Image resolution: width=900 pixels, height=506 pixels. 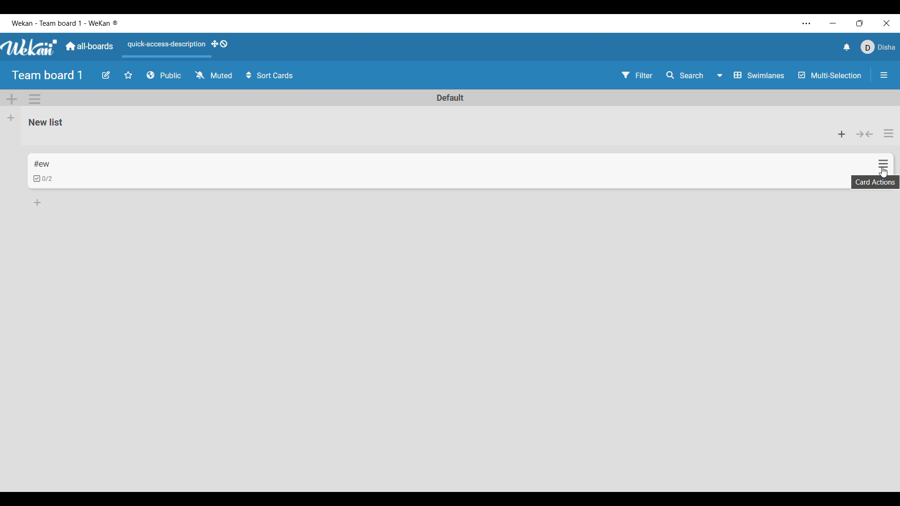 What do you see at coordinates (883, 164) in the screenshot?
I see `Card actions` at bounding box center [883, 164].